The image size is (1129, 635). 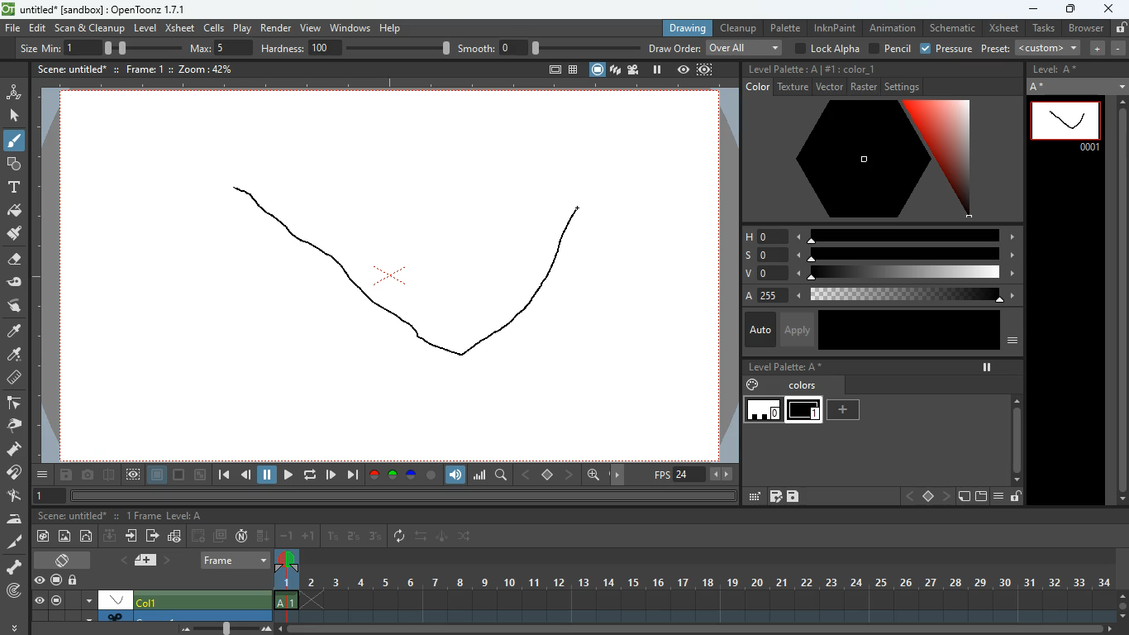 I want to click on pump, so click(x=14, y=450).